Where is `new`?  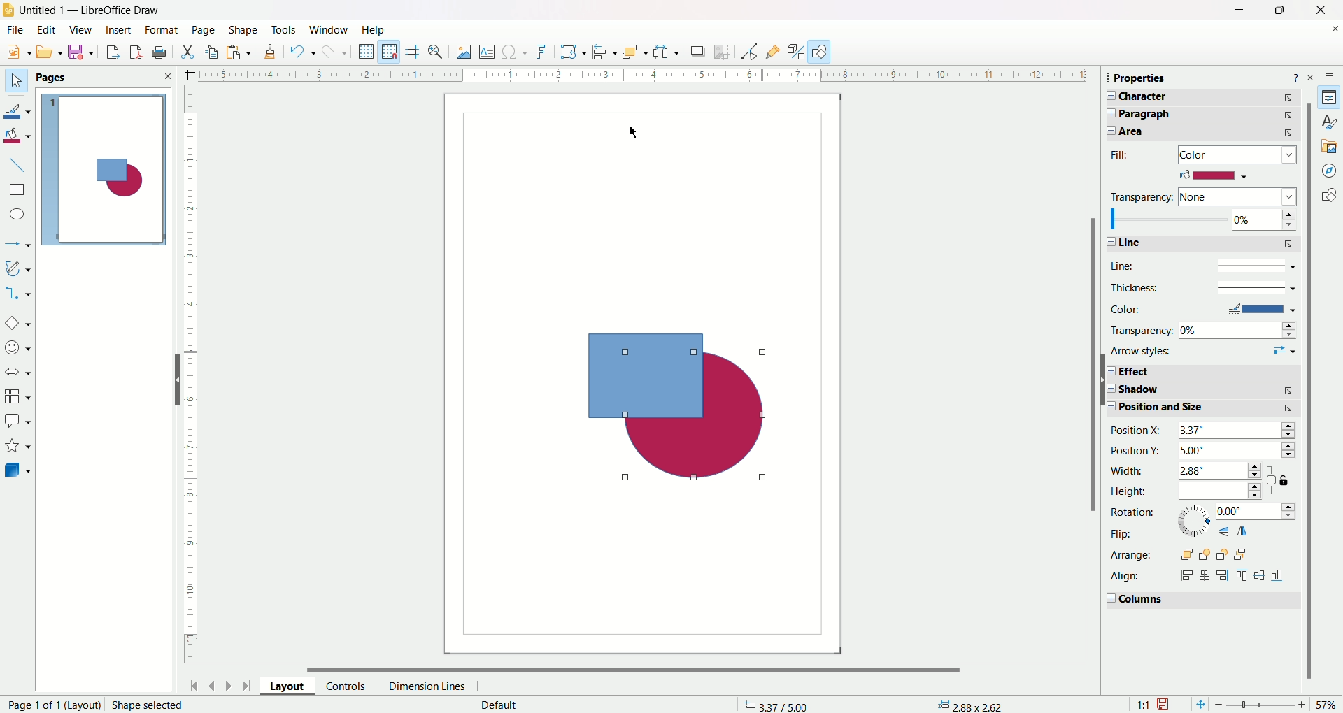 new is located at coordinates (16, 52).